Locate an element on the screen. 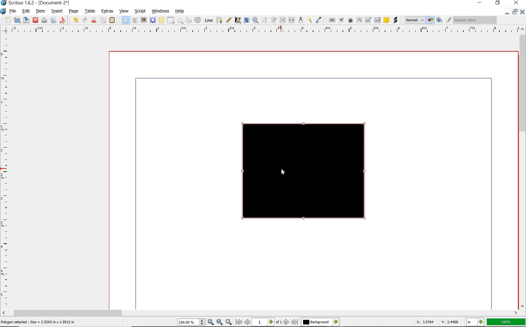 The height and width of the screenshot is (327, 526). close is located at coordinates (35, 21).